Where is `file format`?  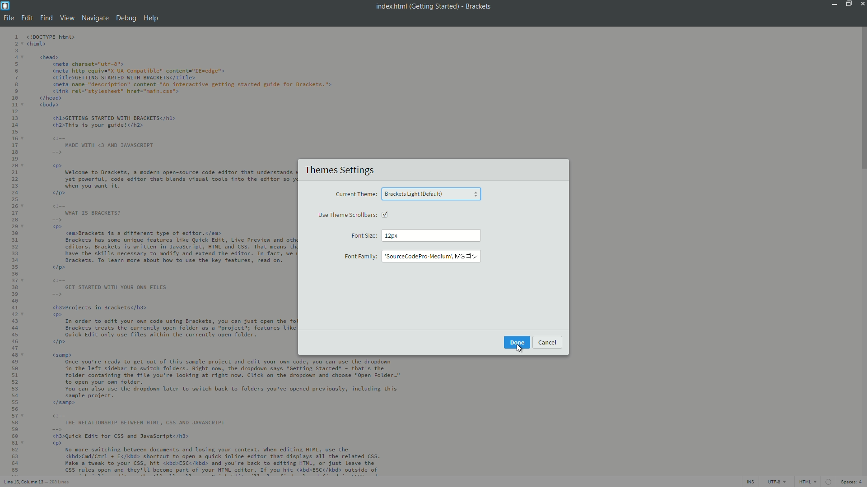 file format is located at coordinates (809, 482).